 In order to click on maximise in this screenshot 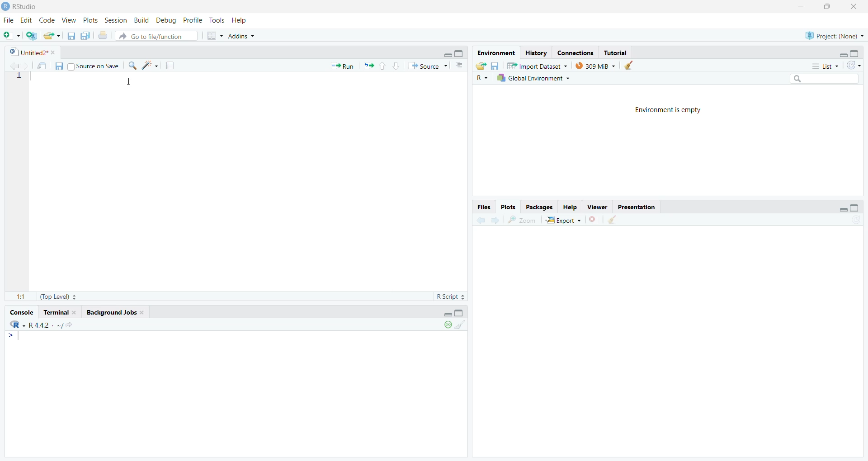, I will do `click(829, 7)`.